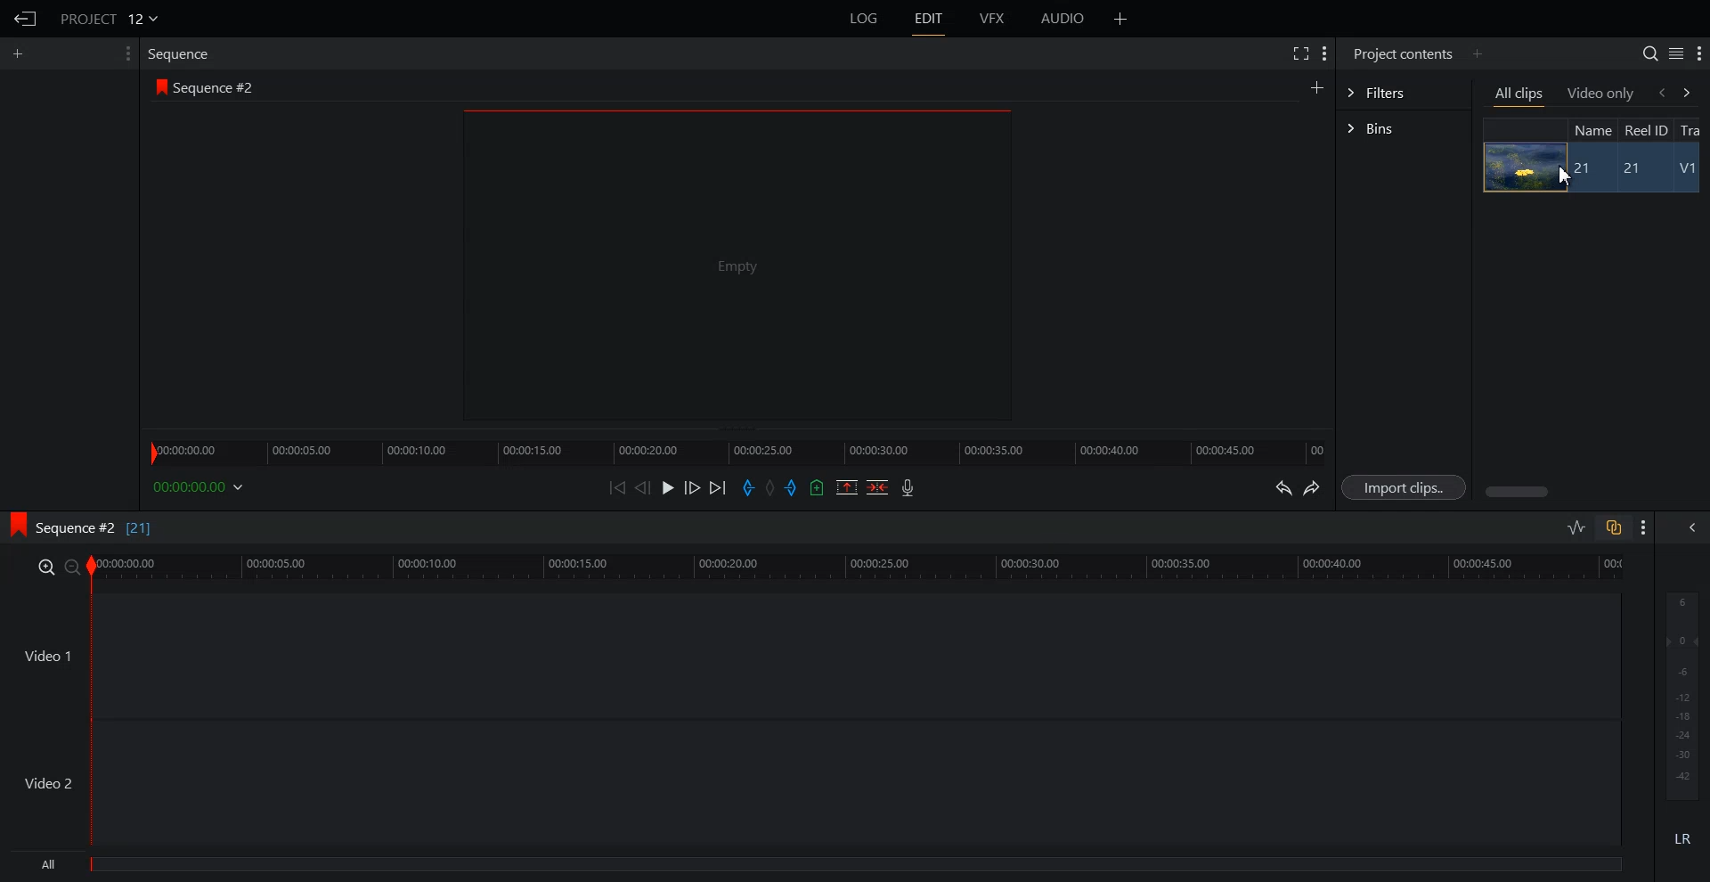 The height and width of the screenshot is (882, 1710). Describe the element at coordinates (930, 19) in the screenshot. I see `EDIT` at that location.